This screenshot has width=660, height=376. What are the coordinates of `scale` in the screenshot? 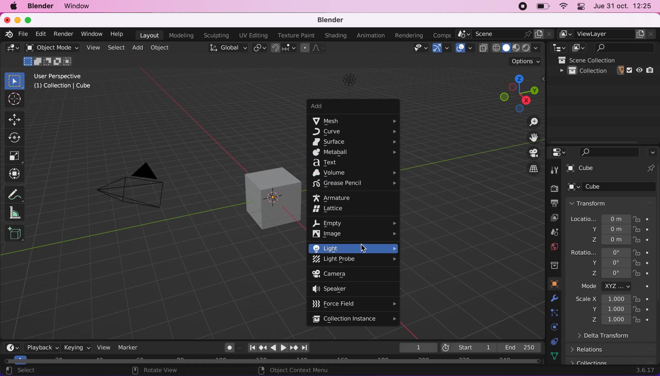 It's located at (17, 155).